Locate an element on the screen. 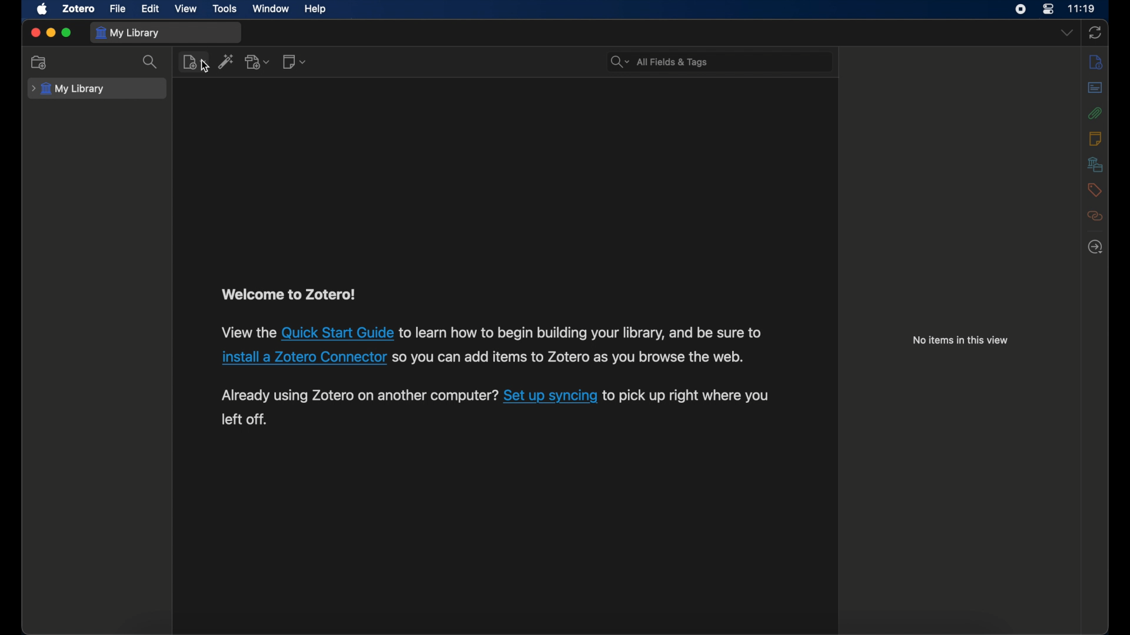 The height and width of the screenshot is (635, 1130). minimize is located at coordinates (51, 33).